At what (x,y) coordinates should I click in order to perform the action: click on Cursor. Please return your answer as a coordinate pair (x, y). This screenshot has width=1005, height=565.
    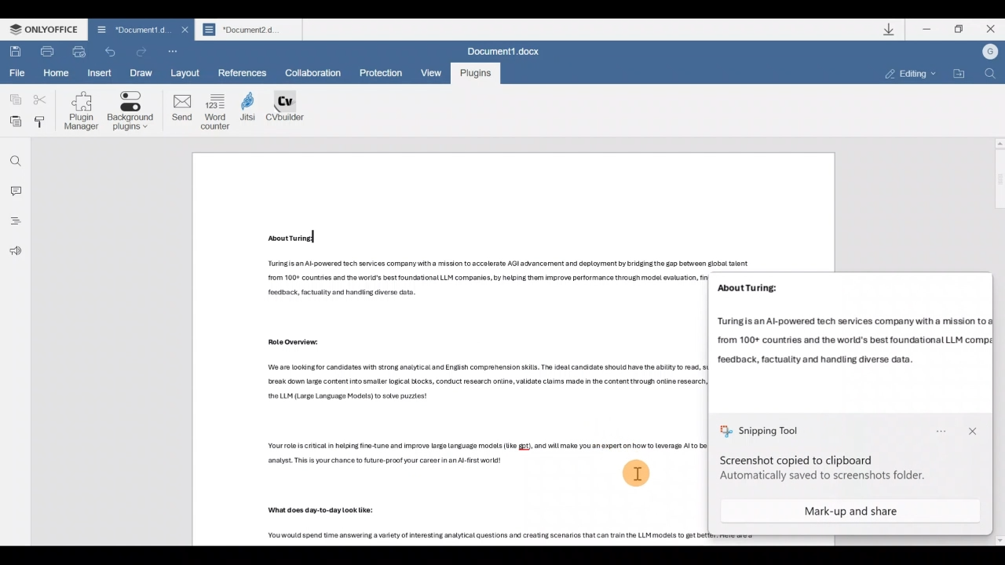
    Looking at the image, I should click on (635, 472).